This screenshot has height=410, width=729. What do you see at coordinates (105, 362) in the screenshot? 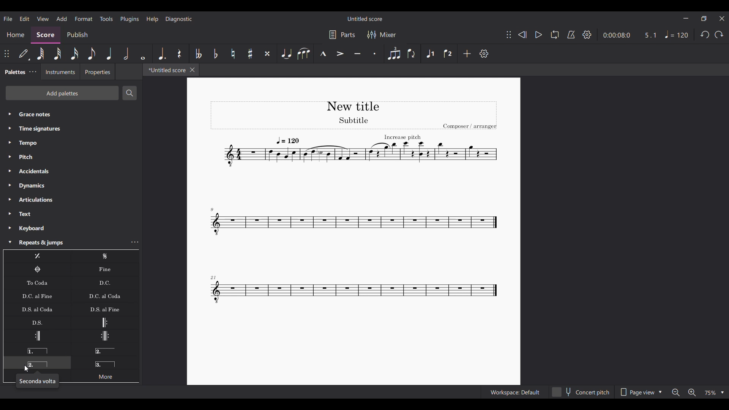
I see `Terza volta` at bounding box center [105, 362].